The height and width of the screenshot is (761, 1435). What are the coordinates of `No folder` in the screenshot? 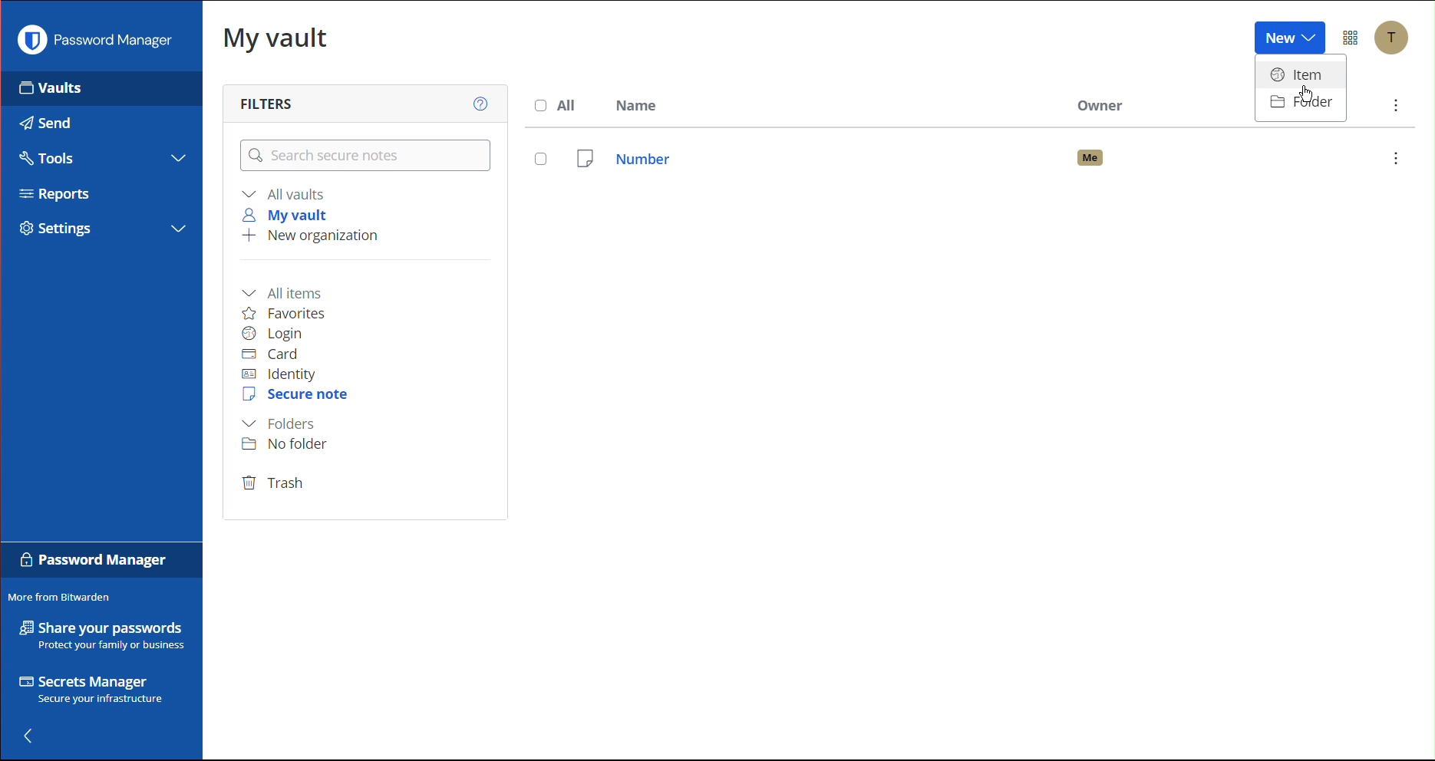 It's located at (289, 443).